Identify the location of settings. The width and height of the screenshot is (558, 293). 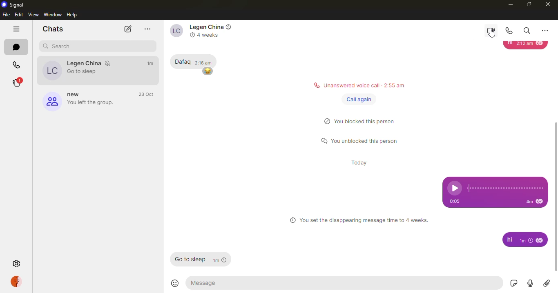
(17, 264).